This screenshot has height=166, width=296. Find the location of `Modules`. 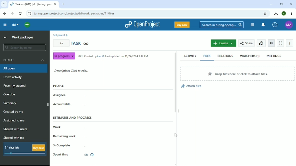

Modules is located at coordinates (252, 25).